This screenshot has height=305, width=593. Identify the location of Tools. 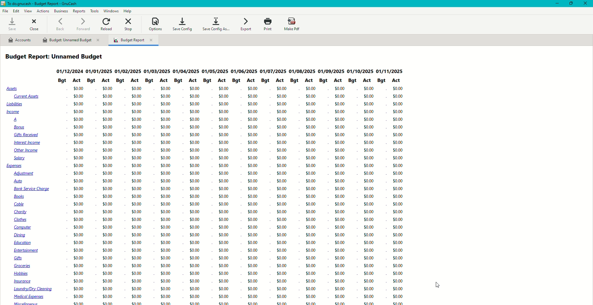
(94, 11).